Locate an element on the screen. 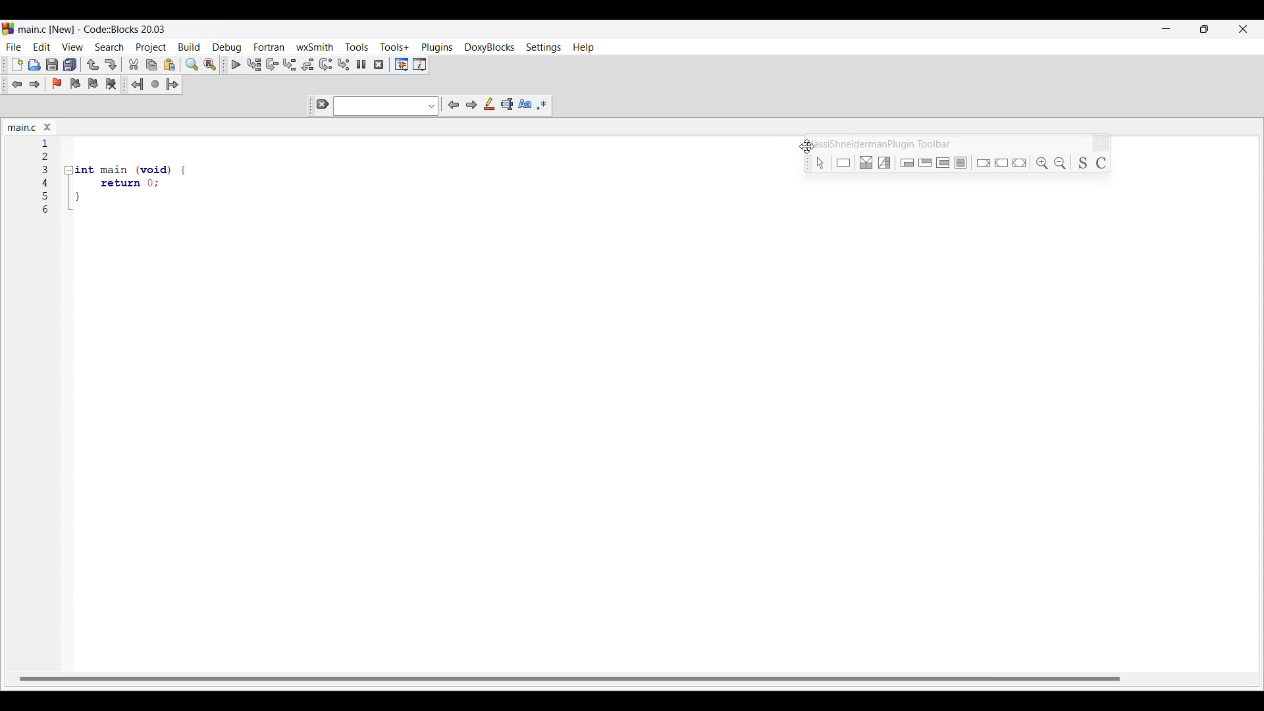   is located at coordinates (1063, 161).